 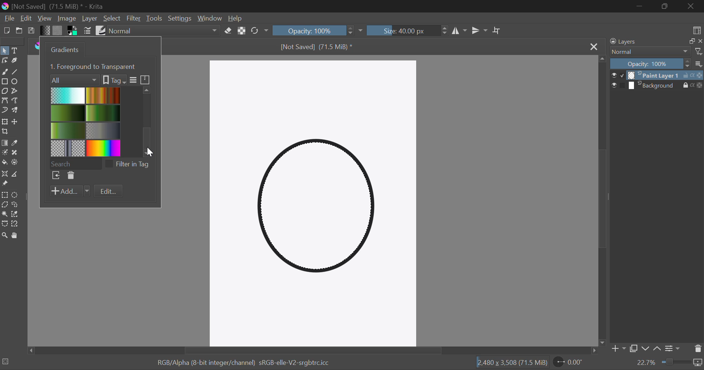 I want to click on Layer, so click(x=90, y=19).